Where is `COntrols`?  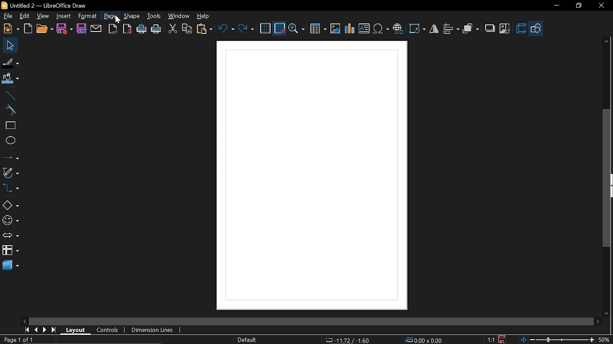 COntrols is located at coordinates (110, 330).